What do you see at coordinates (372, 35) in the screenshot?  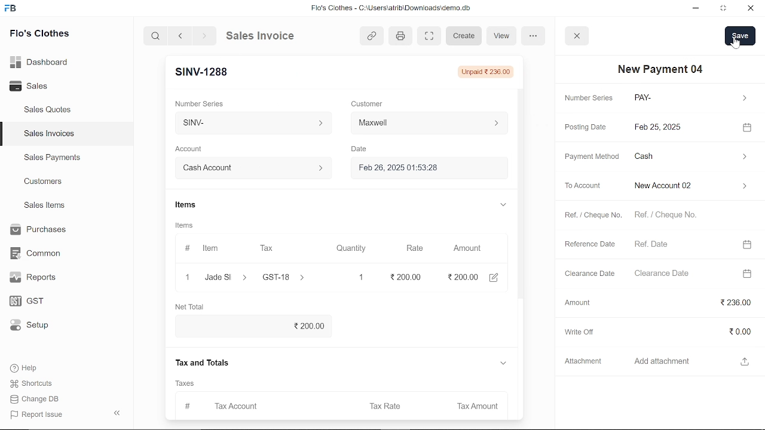 I see `link` at bounding box center [372, 35].